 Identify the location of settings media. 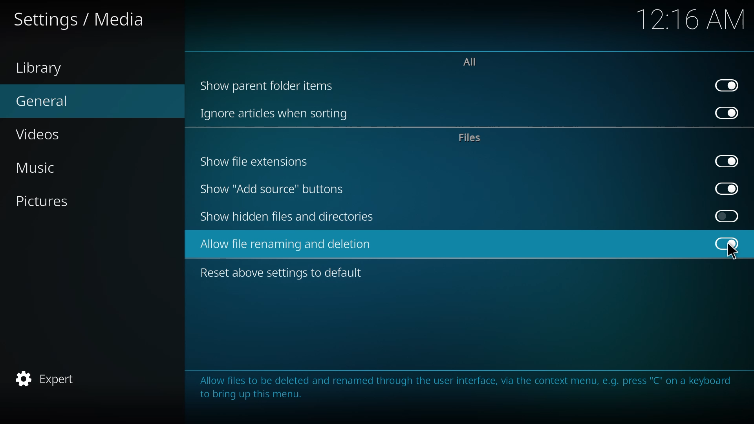
(83, 19).